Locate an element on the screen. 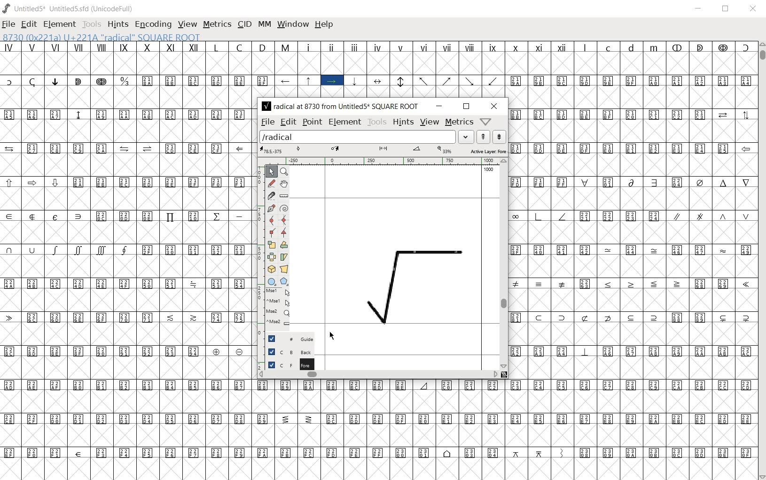 The width and height of the screenshot is (766, 480). 8730 (0x221a) U+221A "radical" SQUARE ROOT is located at coordinates (125, 37).